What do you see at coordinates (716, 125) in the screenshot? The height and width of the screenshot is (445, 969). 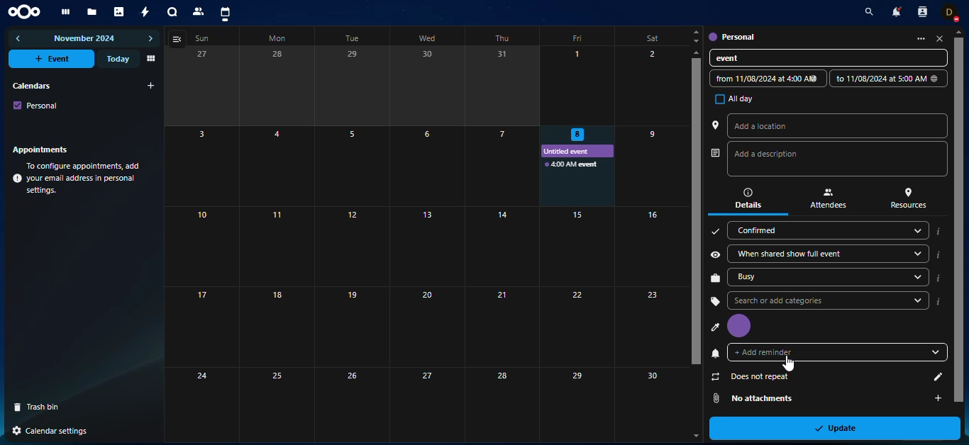 I see `location` at bounding box center [716, 125].